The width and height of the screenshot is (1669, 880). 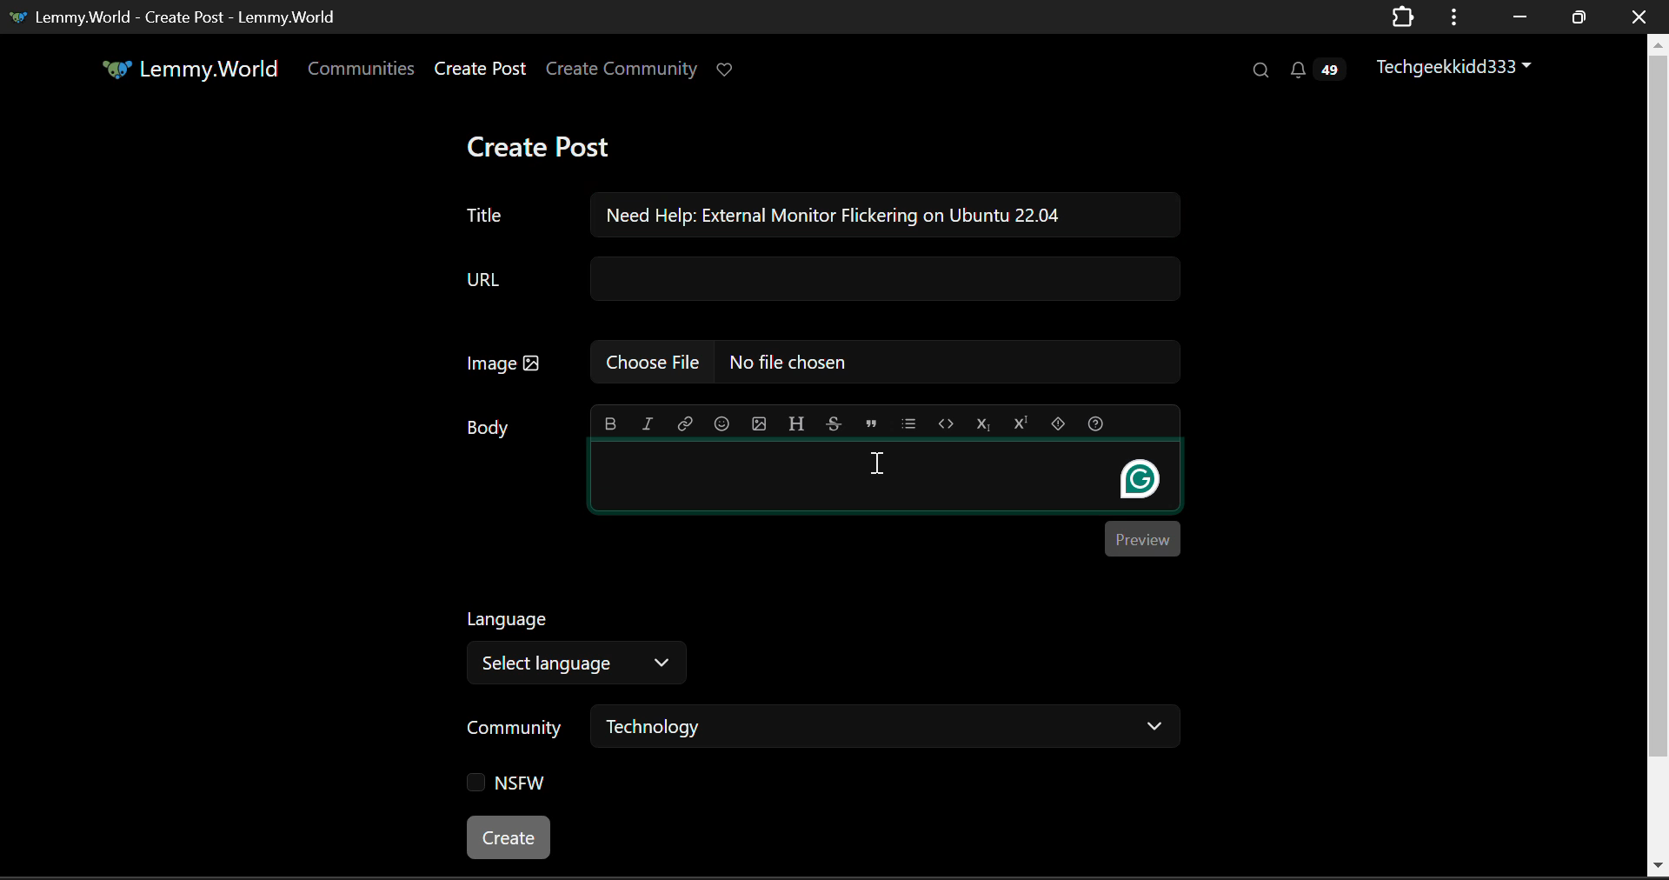 What do you see at coordinates (982, 425) in the screenshot?
I see `Subscript` at bounding box center [982, 425].